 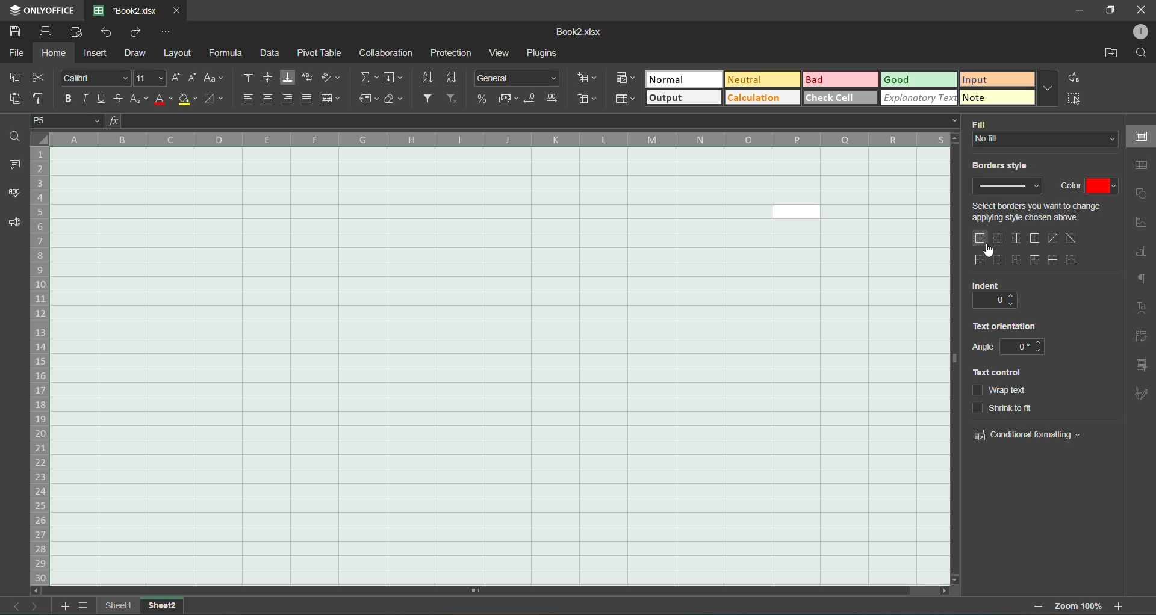 I want to click on increment size, so click(x=177, y=79).